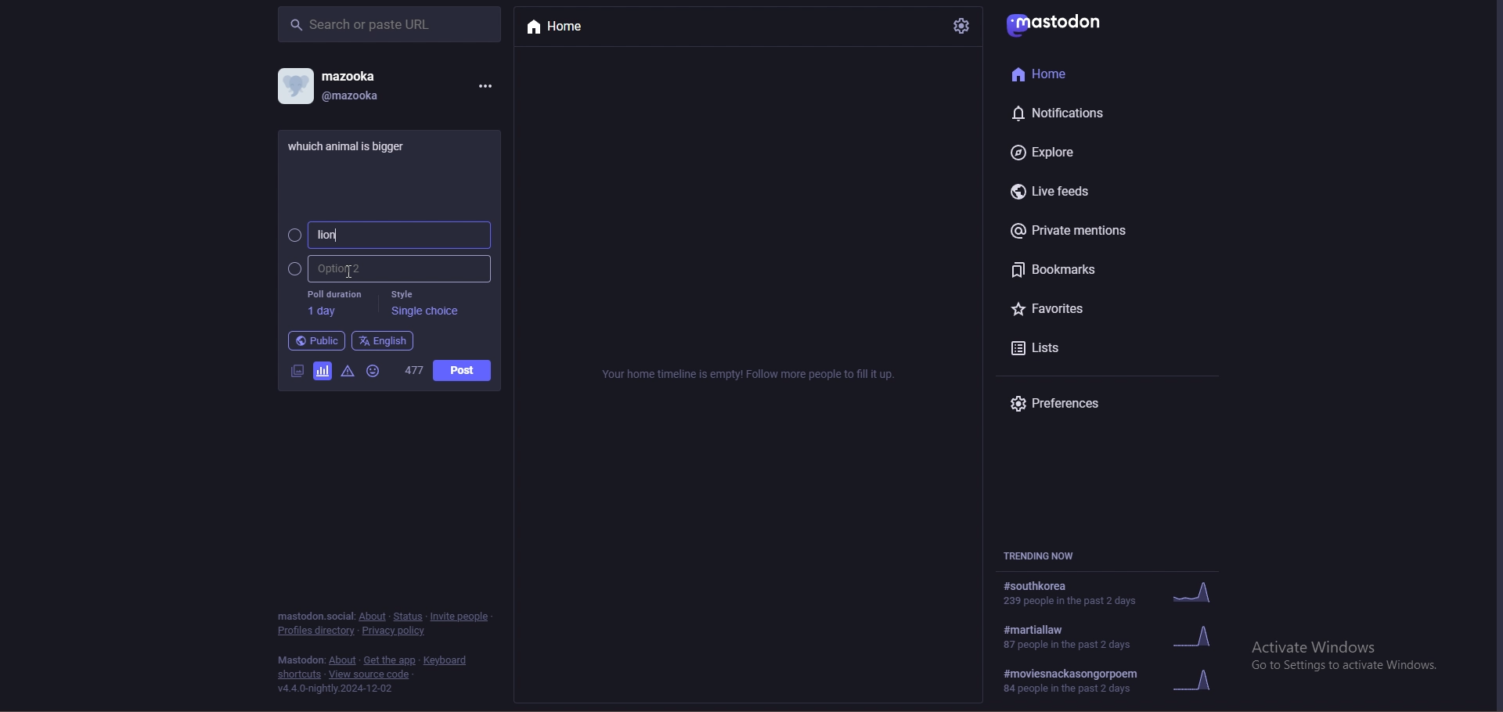 The image size is (1503, 712). What do you see at coordinates (461, 616) in the screenshot?
I see `invite people` at bounding box center [461, 616].